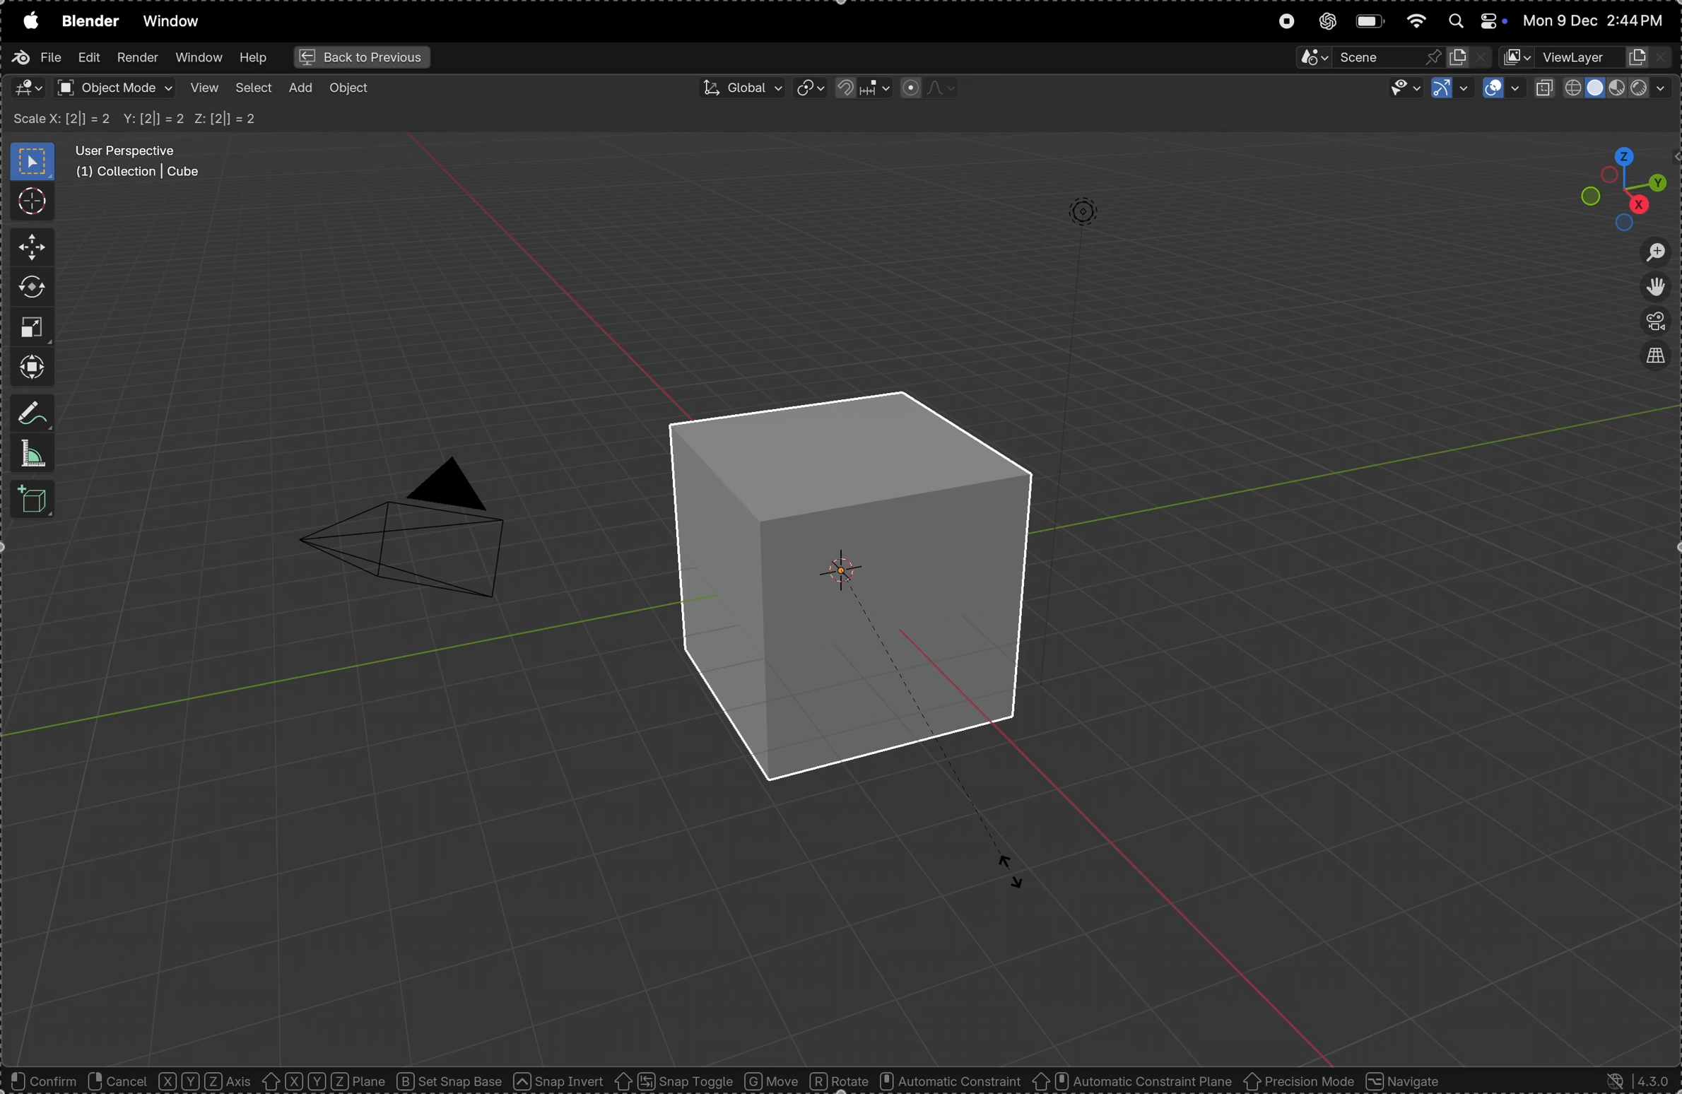 The height and width of the screenshot is (1094, 1682). Describe the element at coordinates (36, 1081) in the screenshot. I see `select` at that location.